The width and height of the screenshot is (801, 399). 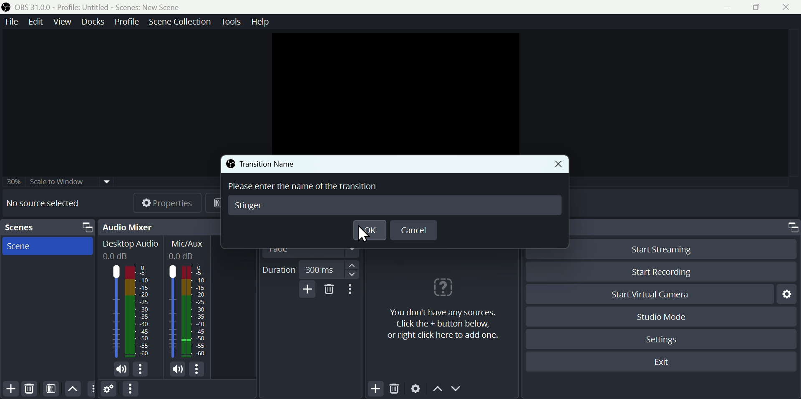 I want to click on Settings, so click(x=109, y=390).